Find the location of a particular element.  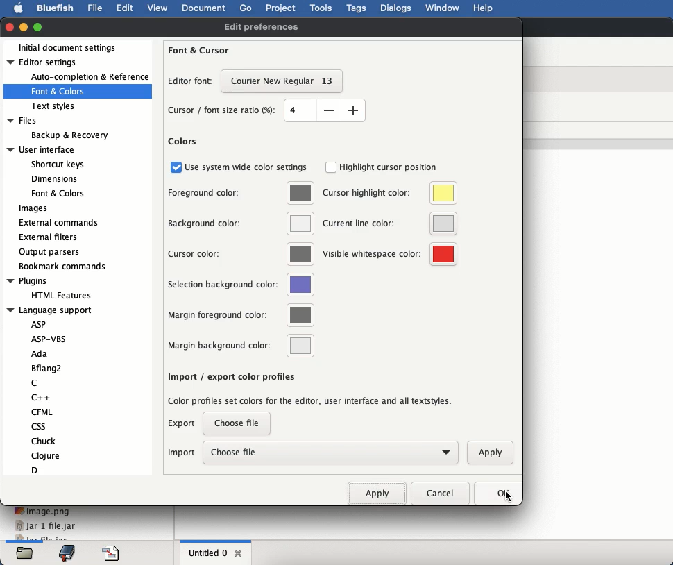

ok is located at coordinates (495, 494).